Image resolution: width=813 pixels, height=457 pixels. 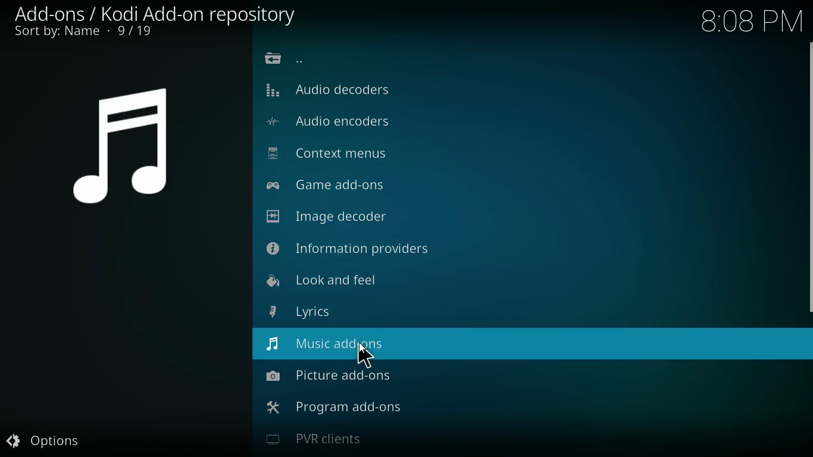 I want to click on Cursor, so click(x=366, y=356).